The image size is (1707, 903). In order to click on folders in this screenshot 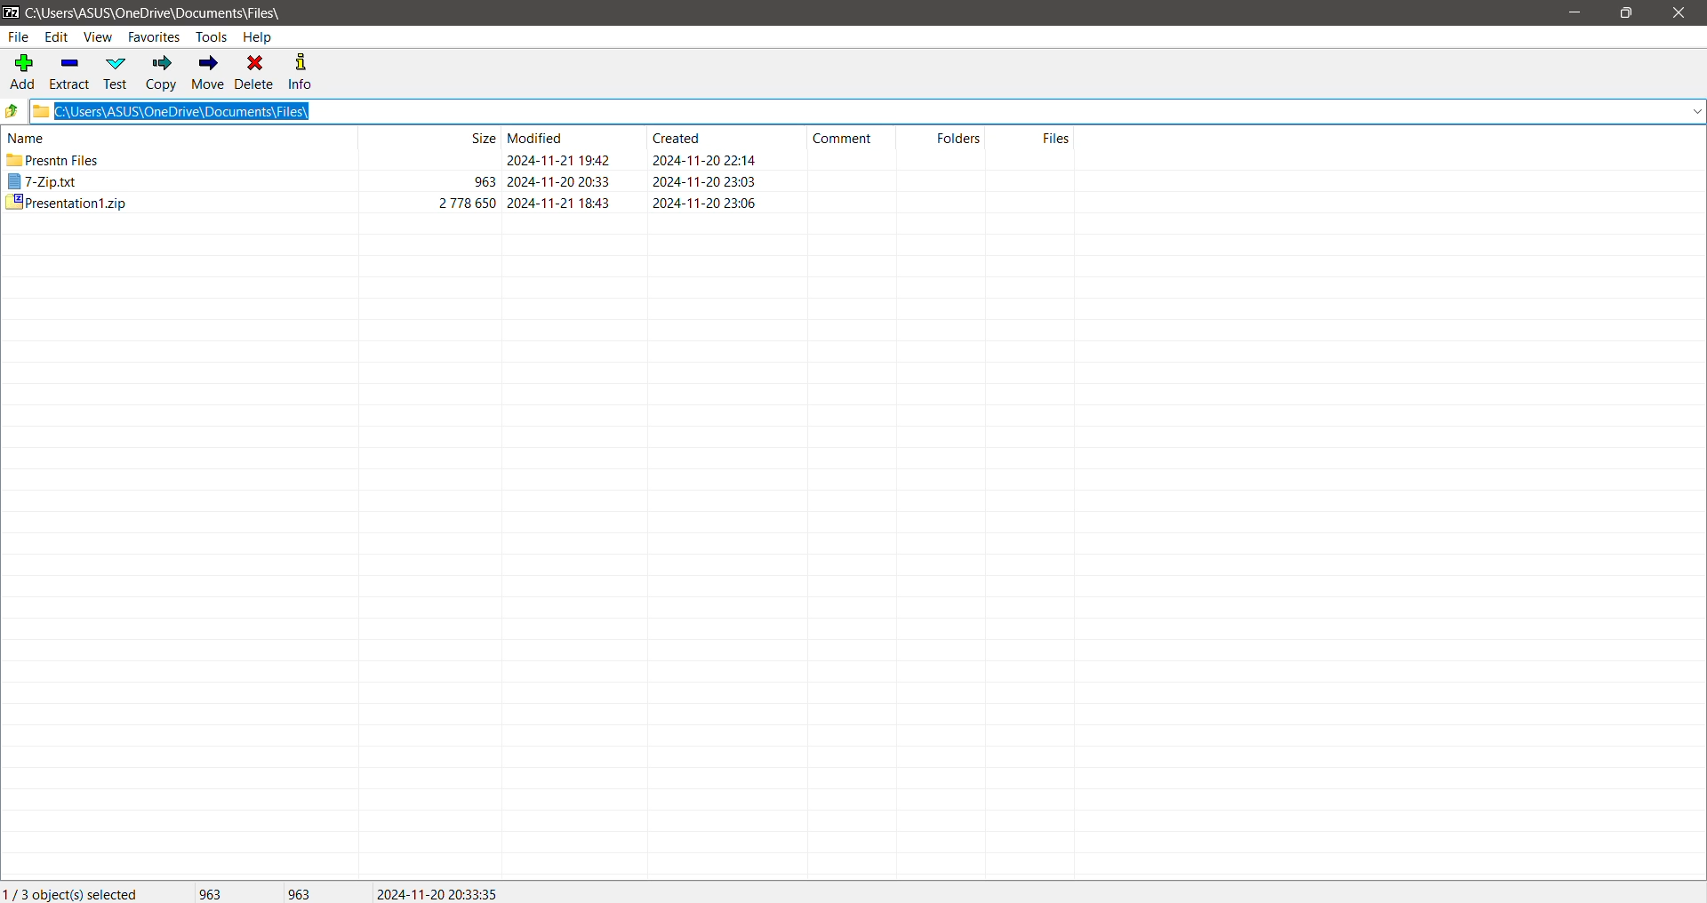, I will do `click(959, 138)`.